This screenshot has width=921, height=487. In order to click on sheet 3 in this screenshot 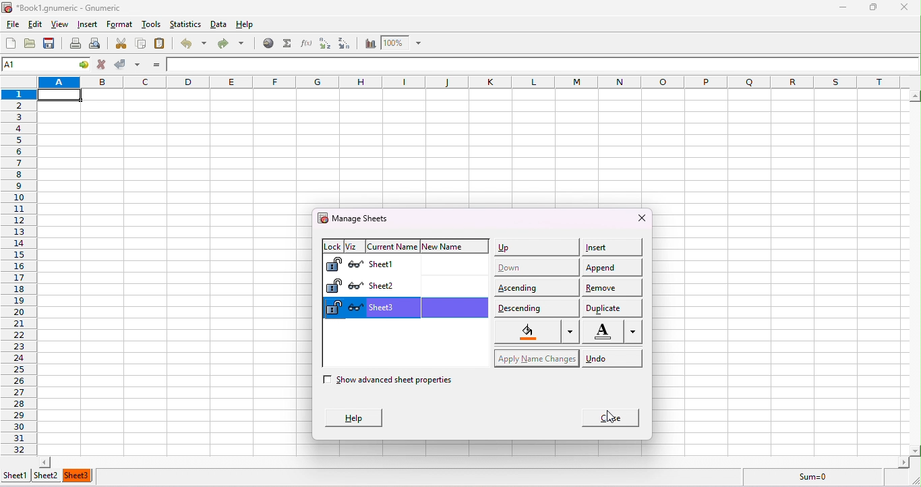, I will do `click(79, 476)`.